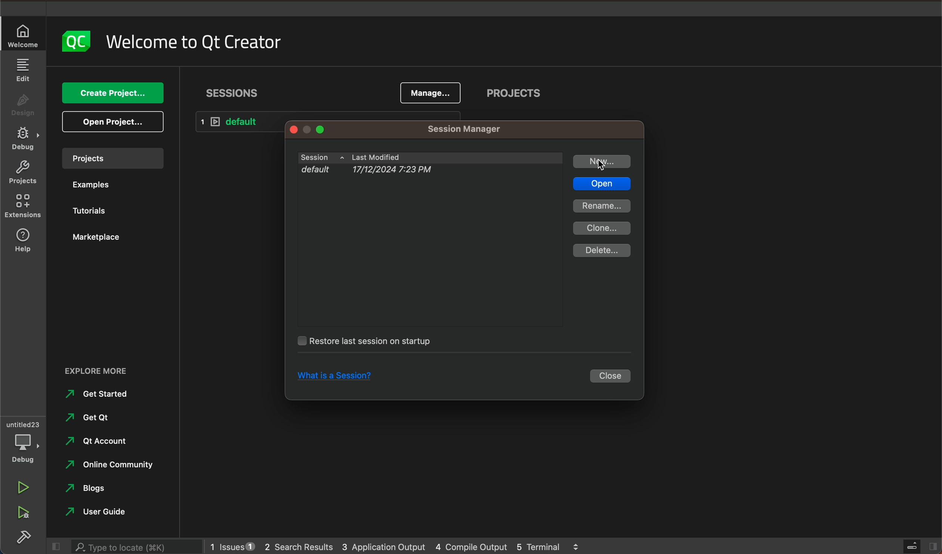  Describe the element at coordinates (100, 237) in the screenshot. I see `marketplace` at that location.